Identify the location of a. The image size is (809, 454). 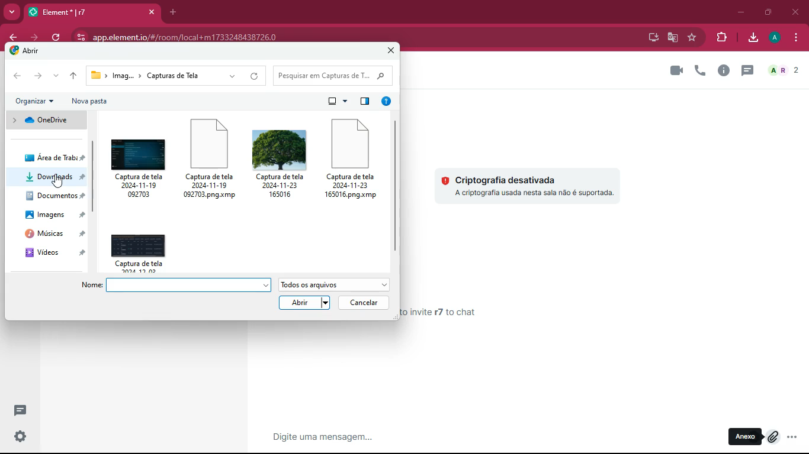
(776, 37).